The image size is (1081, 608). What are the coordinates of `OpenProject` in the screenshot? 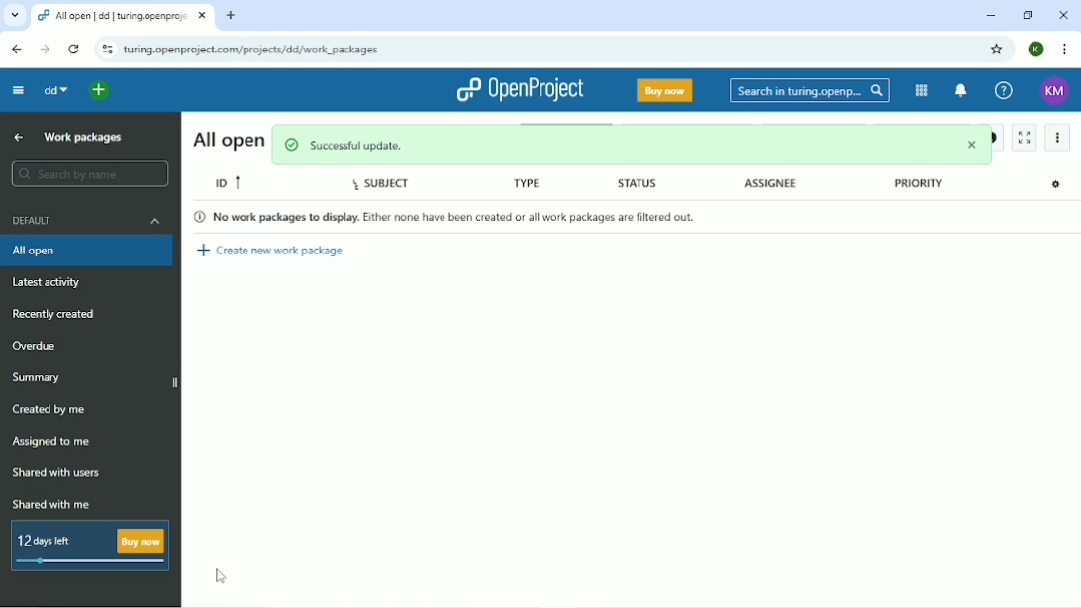 It's located at (523, 90).